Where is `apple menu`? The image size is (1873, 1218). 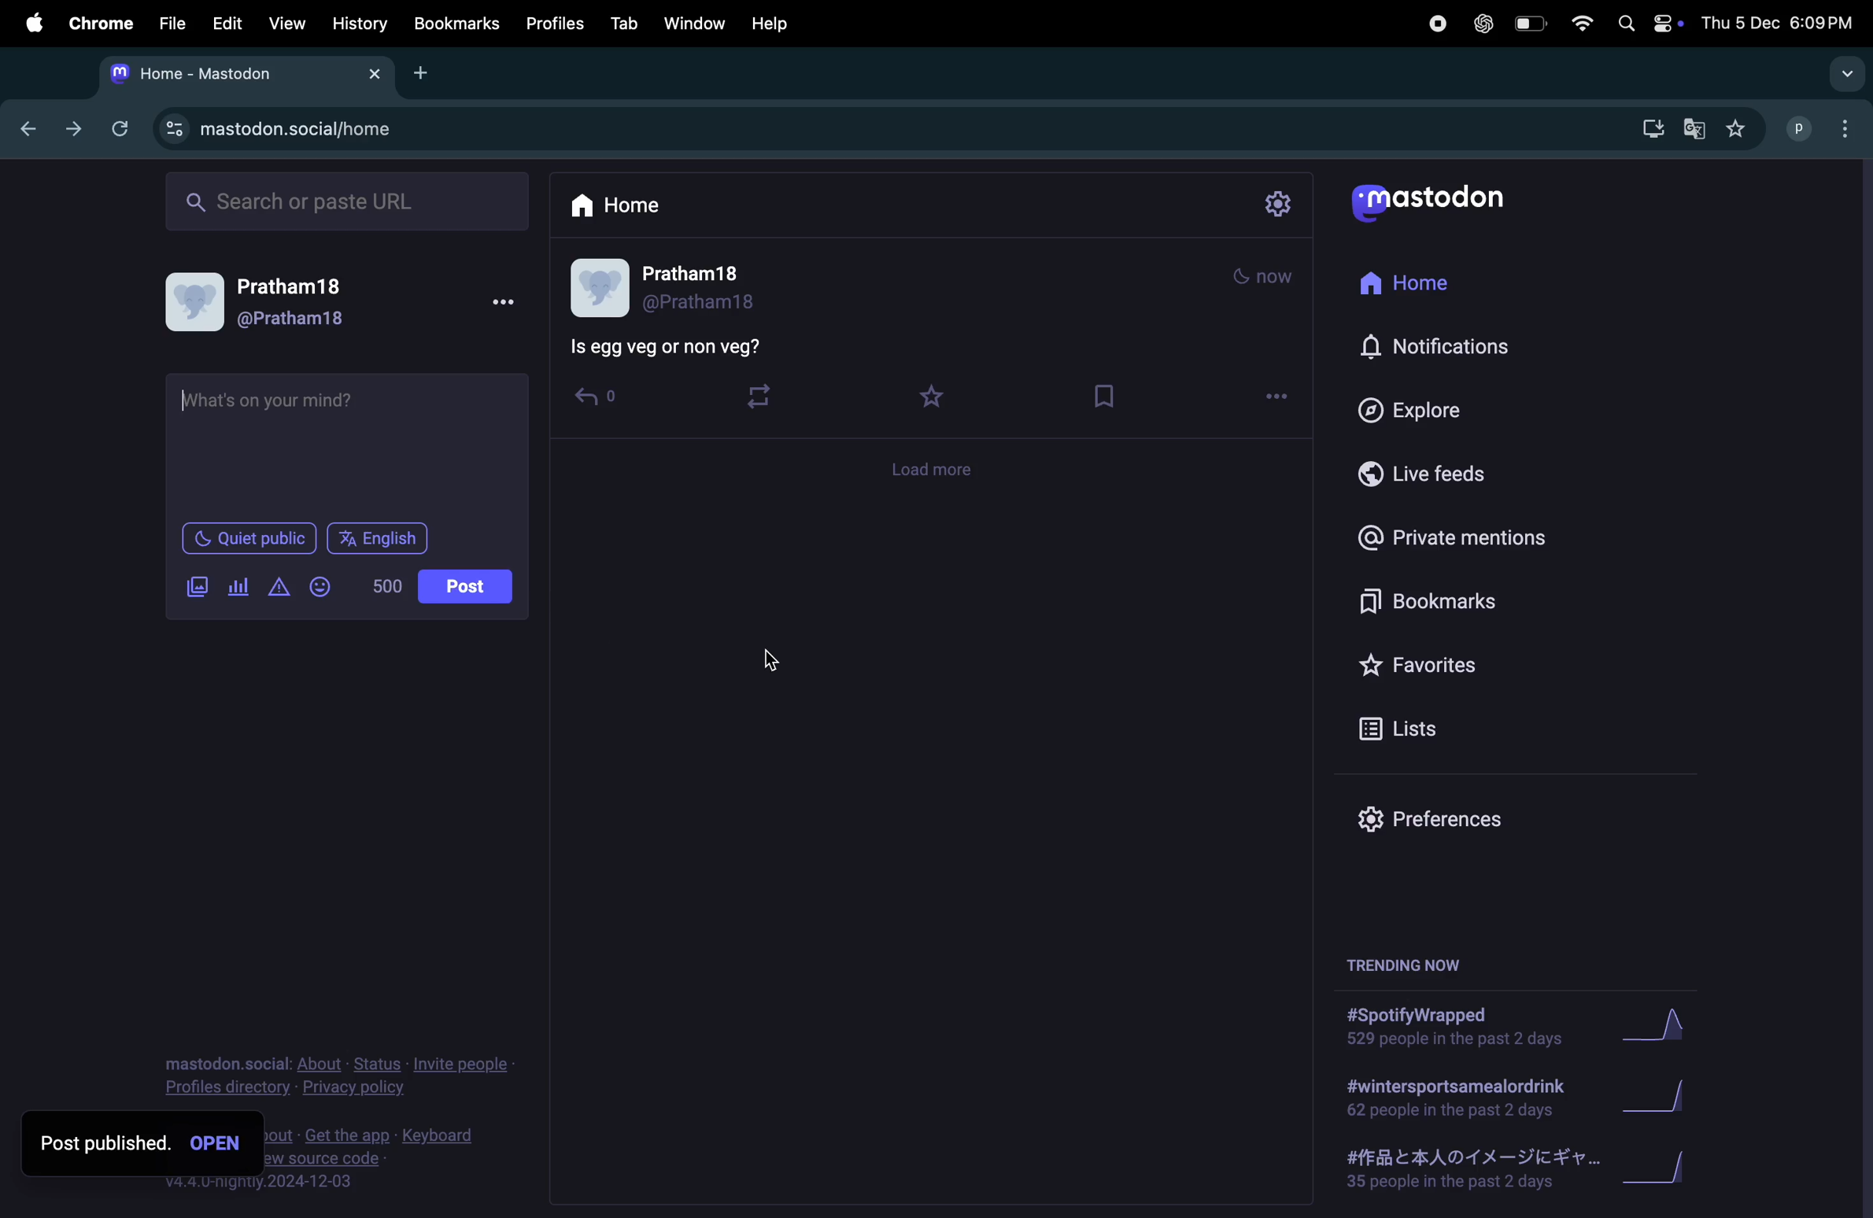
apple menu is located at coordinates (32, 23).